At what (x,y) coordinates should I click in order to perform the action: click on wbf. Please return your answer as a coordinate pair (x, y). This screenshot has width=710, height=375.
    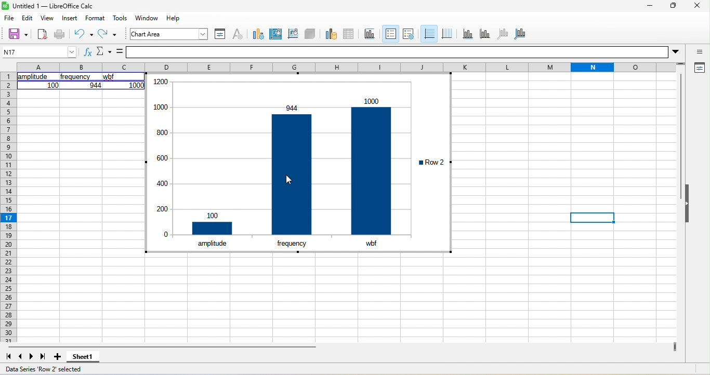
    Looking at the image, I should click on (370, 243).